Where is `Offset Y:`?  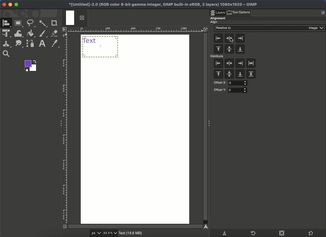 Offset Y: is located at coordinates (231, 90).